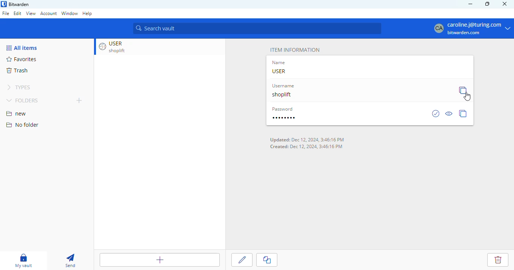 Image resolution: width=514 pixels, height=270 pixels. What do you see at coordinates (295, 50) in the screenshot?
I see `item information` at bounding box center [295, 50].